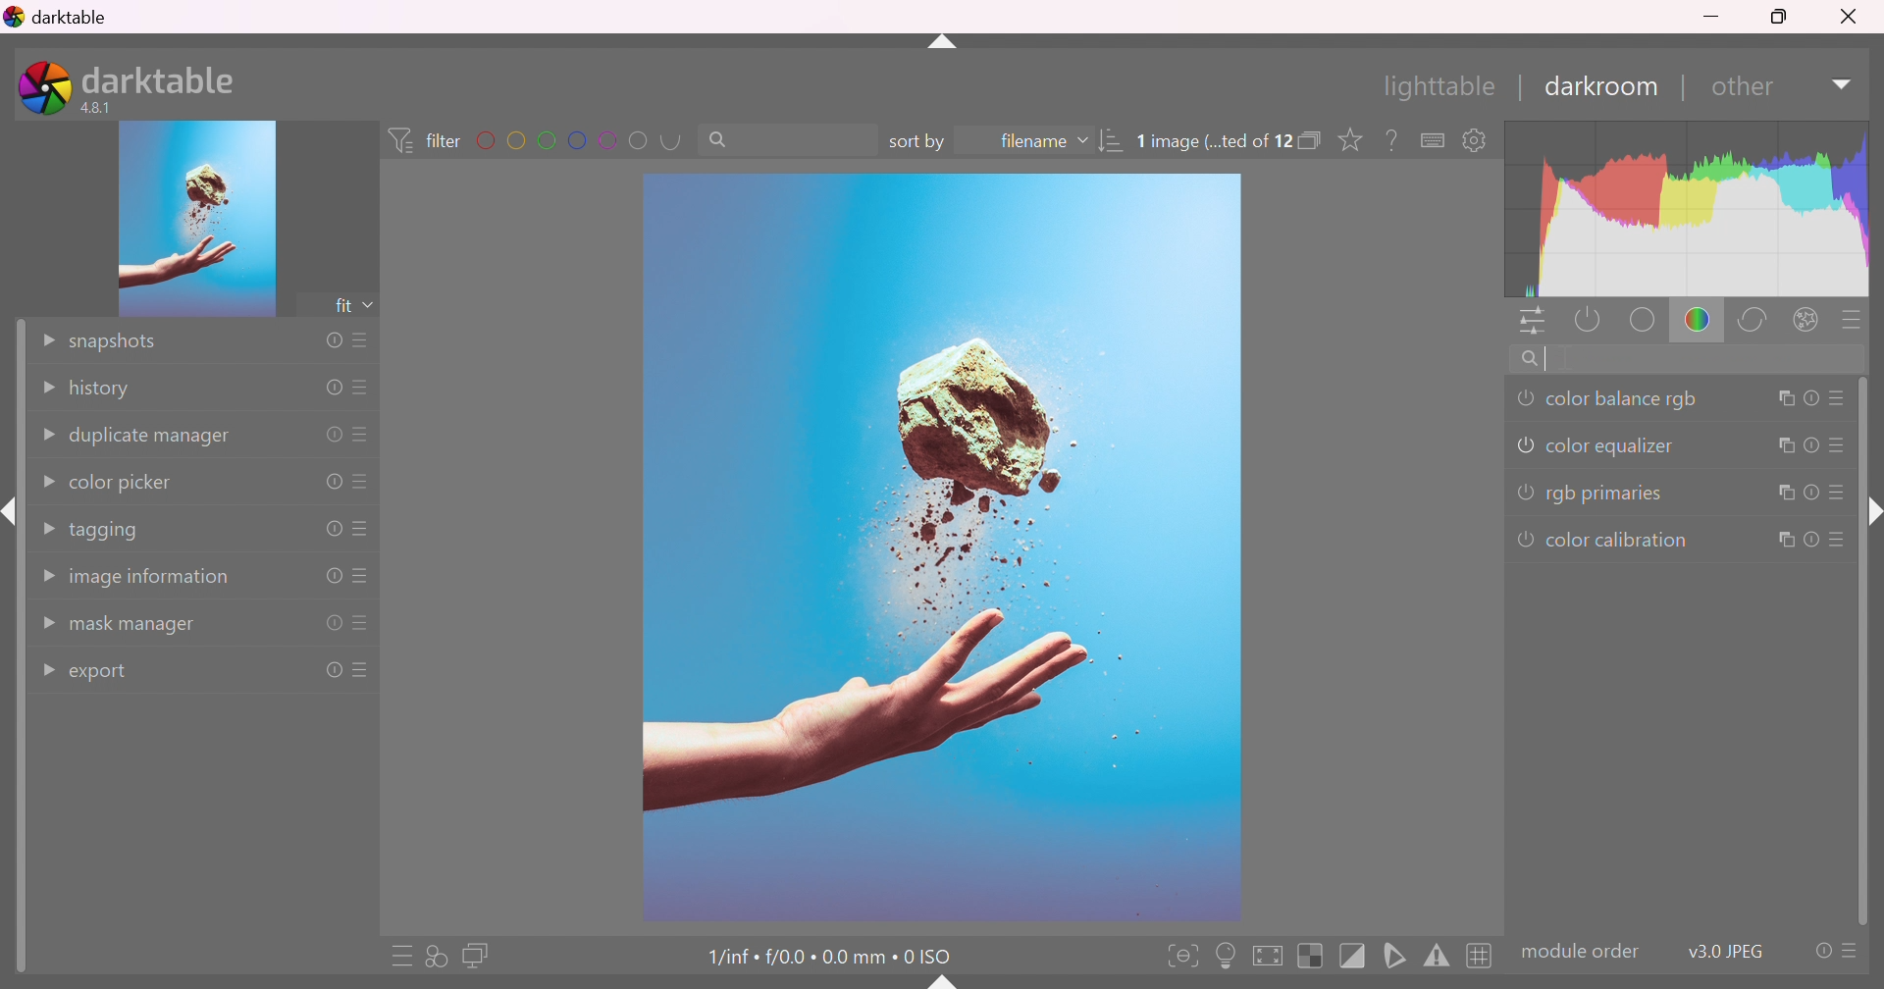 Image resolution: width=1884 pixels, height=989 pixels. I want to click on Drop Down, so click(44, 483).